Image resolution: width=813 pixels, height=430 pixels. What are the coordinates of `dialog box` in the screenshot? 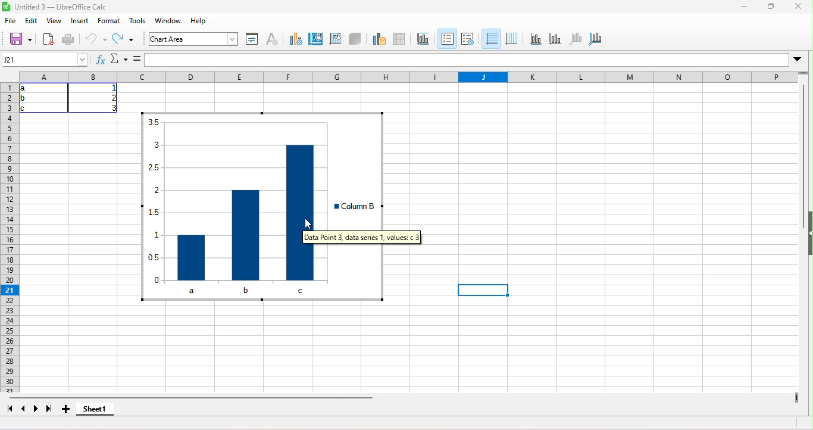 It's located at (365, 236).